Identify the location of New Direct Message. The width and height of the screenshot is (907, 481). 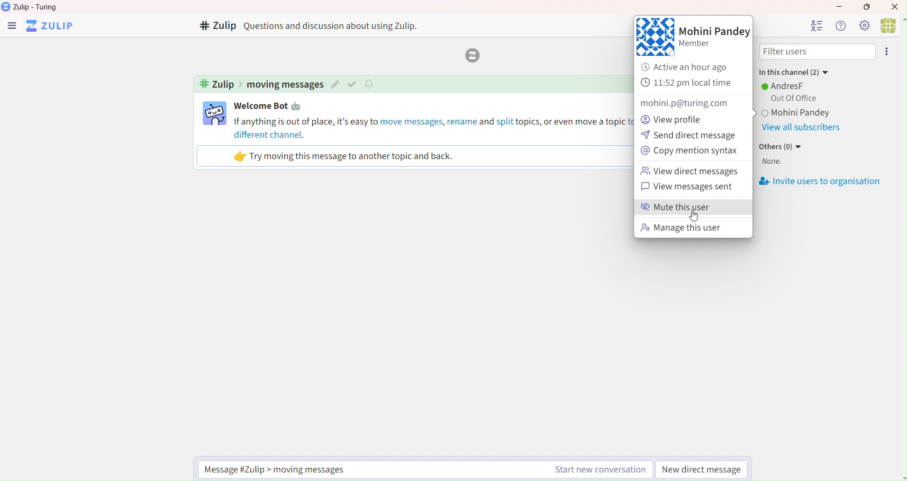
(702, 471).